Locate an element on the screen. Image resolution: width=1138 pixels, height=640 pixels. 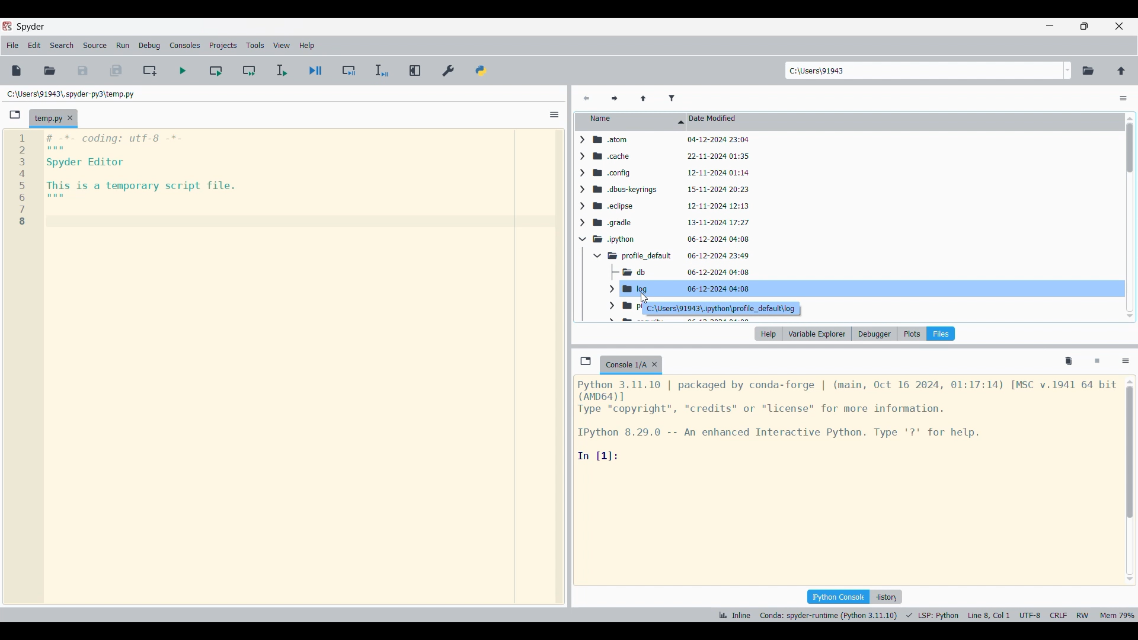
Date modified column is located at coordinates (904, 122).